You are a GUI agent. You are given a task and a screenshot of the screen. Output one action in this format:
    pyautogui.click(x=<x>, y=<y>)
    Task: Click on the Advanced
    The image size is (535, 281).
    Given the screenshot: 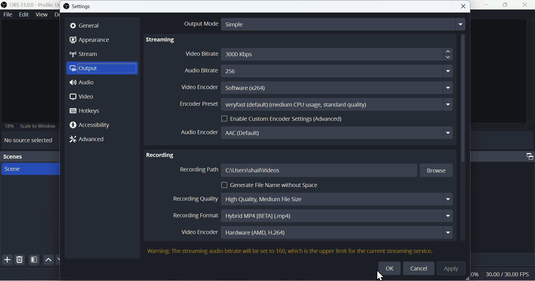 What is the action you would take?
    pyautogui.click(x=91, y=140)
    